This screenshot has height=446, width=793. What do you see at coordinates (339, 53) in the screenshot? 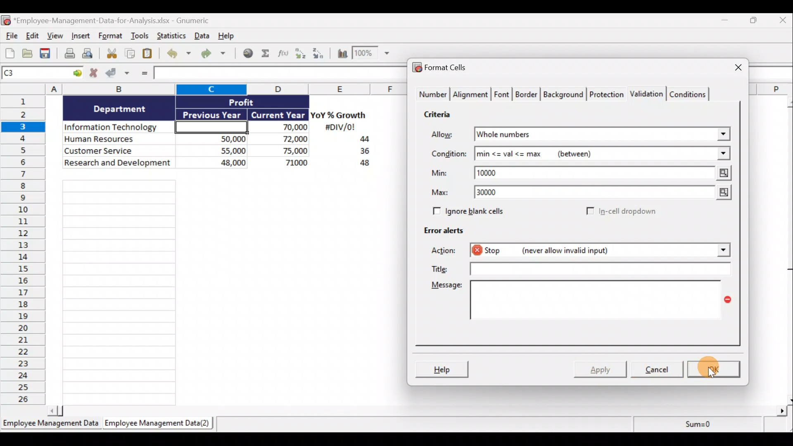
I see `Insert a chart` at bounding box center [339, 53].